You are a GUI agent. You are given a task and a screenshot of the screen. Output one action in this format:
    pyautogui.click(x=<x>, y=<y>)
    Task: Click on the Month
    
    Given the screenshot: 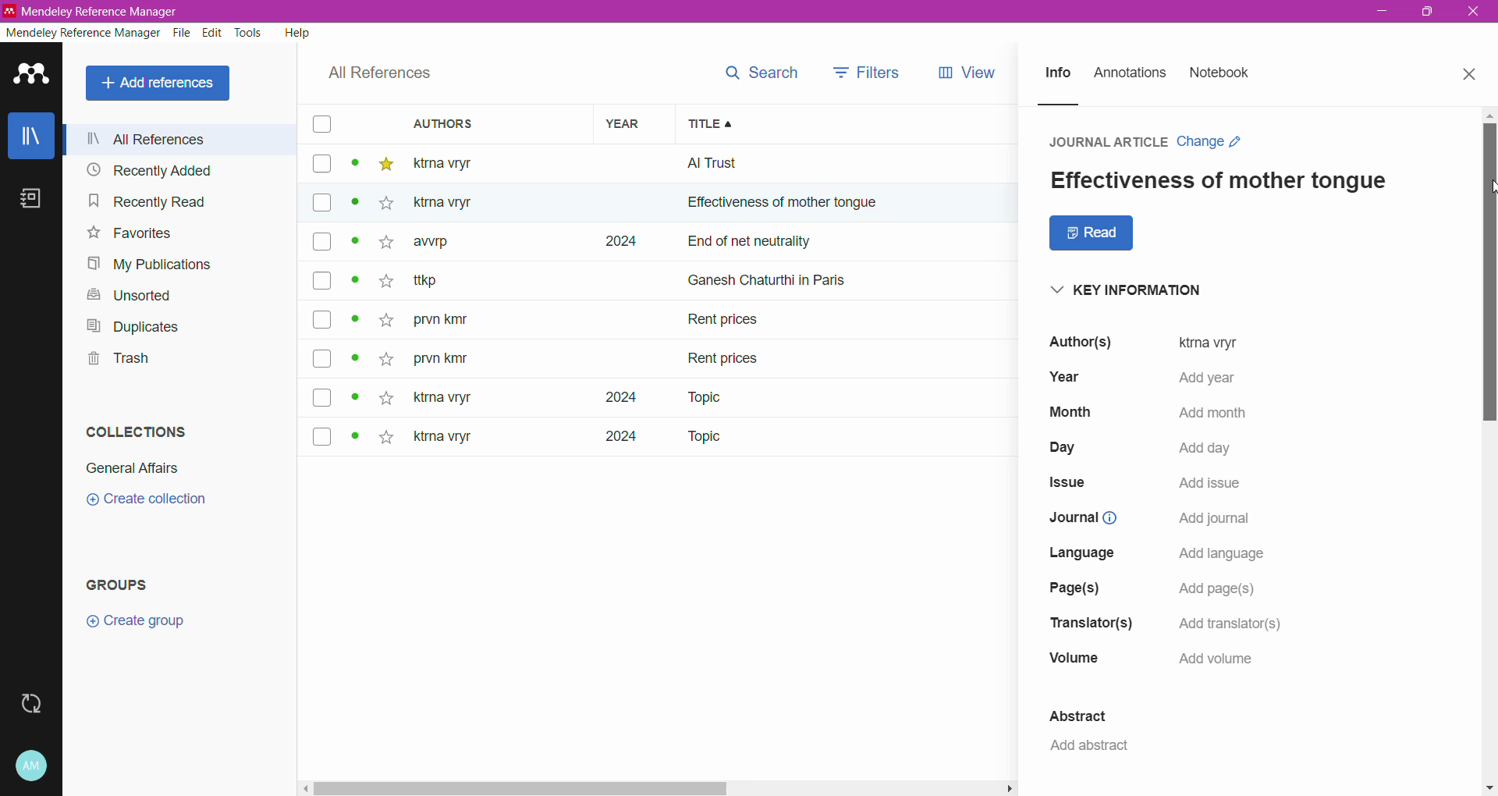 What is the action you would take?
    pyautogui.click(x=1068, y=413)
    